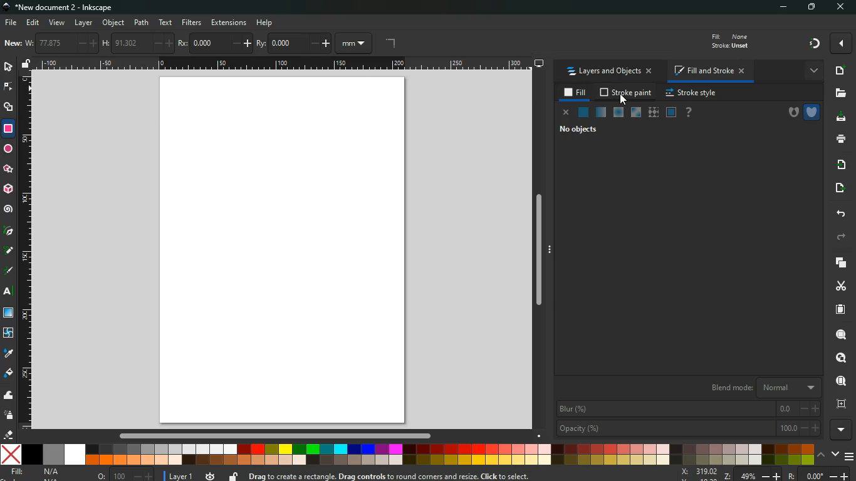 Image resolution: width=856 pixels, height=481 pixels. I want to click on fill, so click(36, 474).